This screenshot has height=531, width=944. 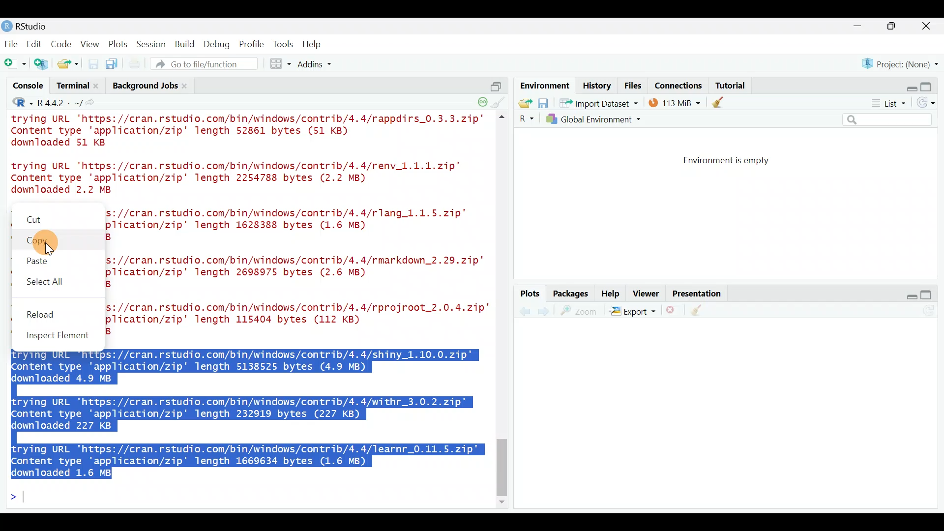 What do you see at coordinates (14, 64) in the screenshot?
I see `New file` at bounding box center [14, 64].